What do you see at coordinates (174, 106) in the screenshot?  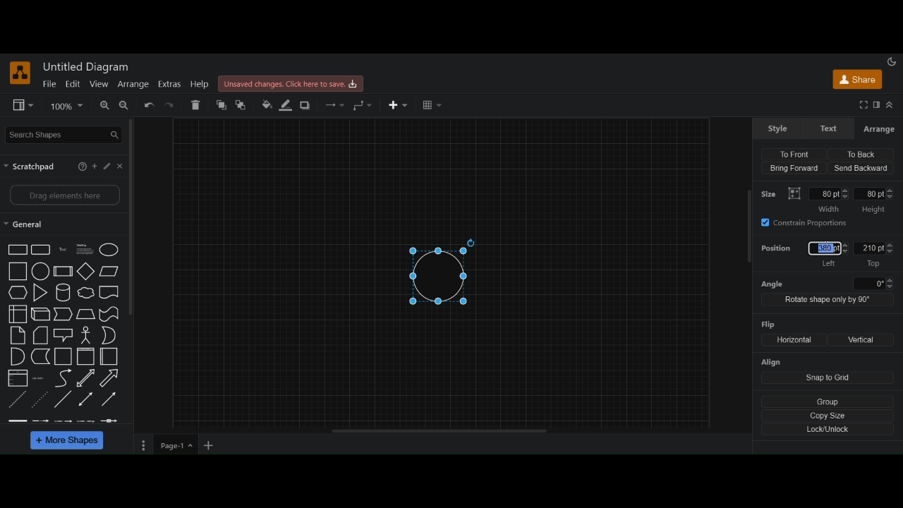 I see `redo` at bounding box center [174, 106].